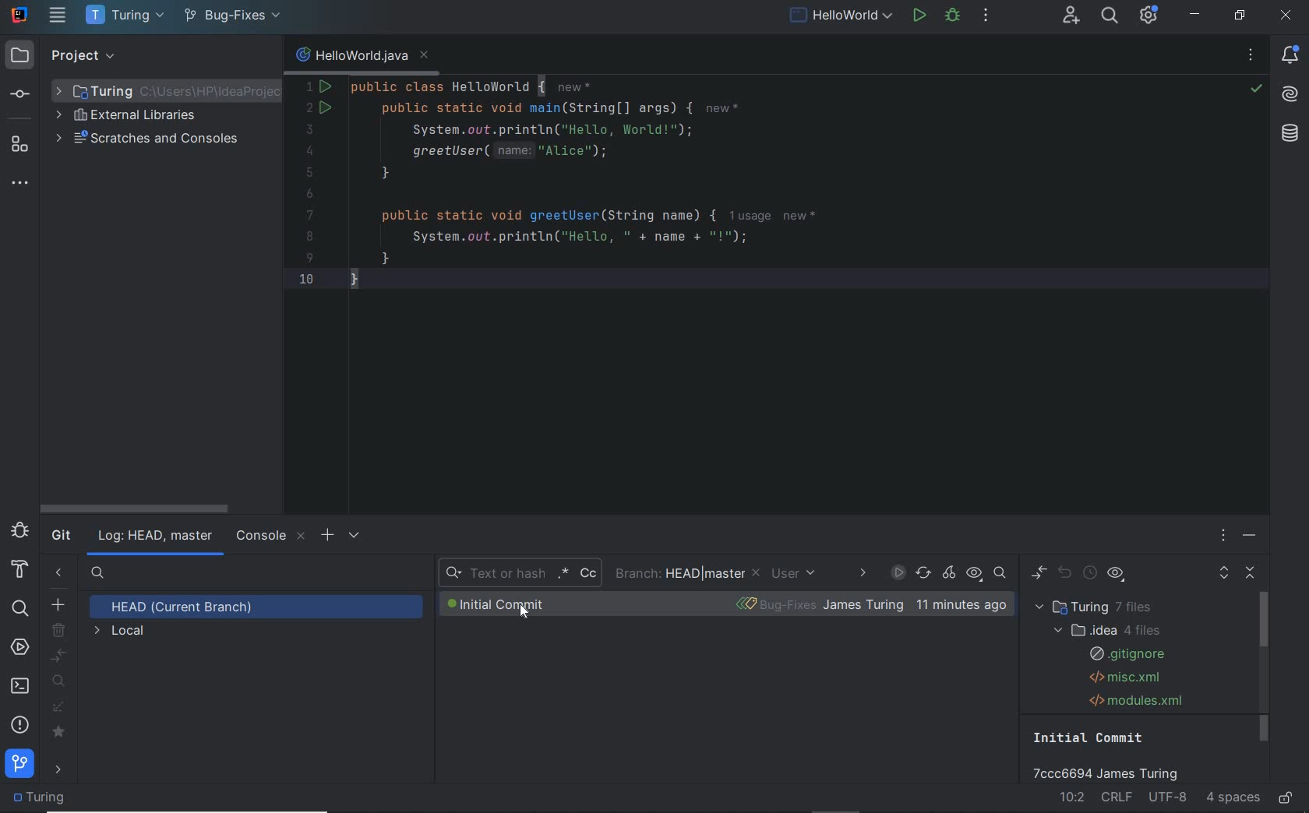  Describe the element at coordinates (1255, 89) in the screenshot. I see `no highlighted error` at that location.